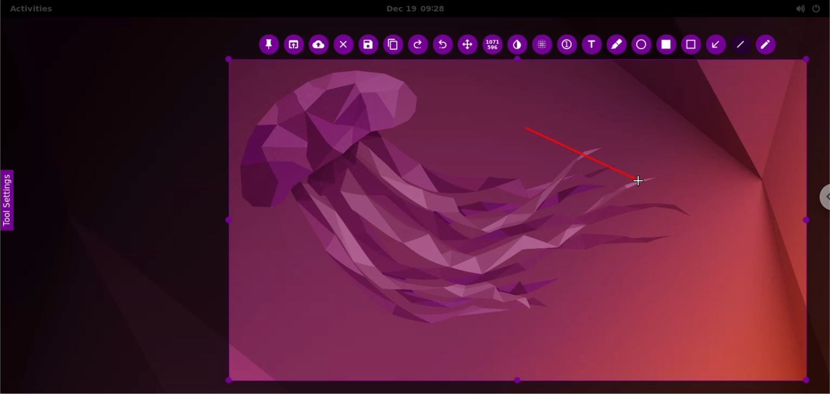 The image size is (830, 394). I want to click on pin, so click(269, 45).